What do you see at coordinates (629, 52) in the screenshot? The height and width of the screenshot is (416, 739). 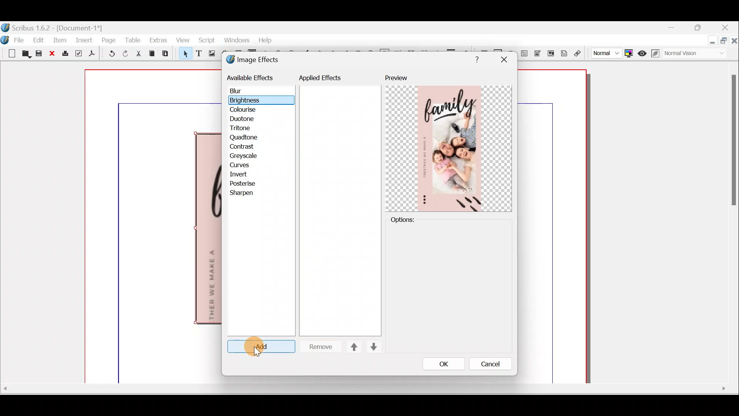 I see `Toggle colour management system` at bounding box center [629, 52].